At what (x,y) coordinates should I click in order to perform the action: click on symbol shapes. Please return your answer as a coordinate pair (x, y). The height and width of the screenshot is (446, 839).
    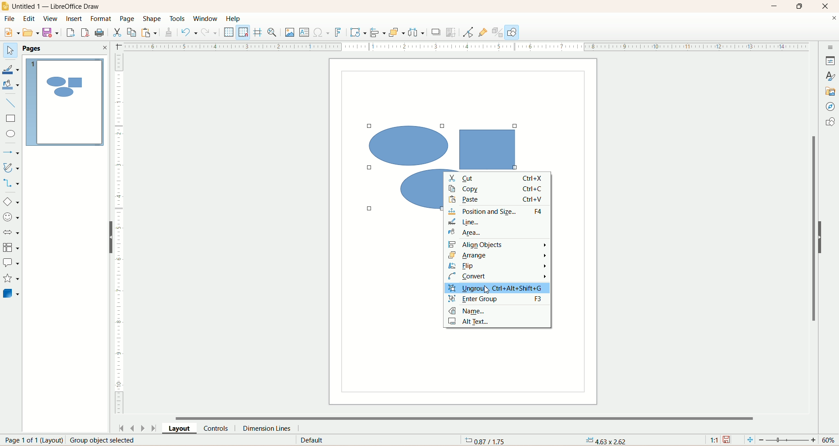
    Looking at the image, I should click on (10, 219).